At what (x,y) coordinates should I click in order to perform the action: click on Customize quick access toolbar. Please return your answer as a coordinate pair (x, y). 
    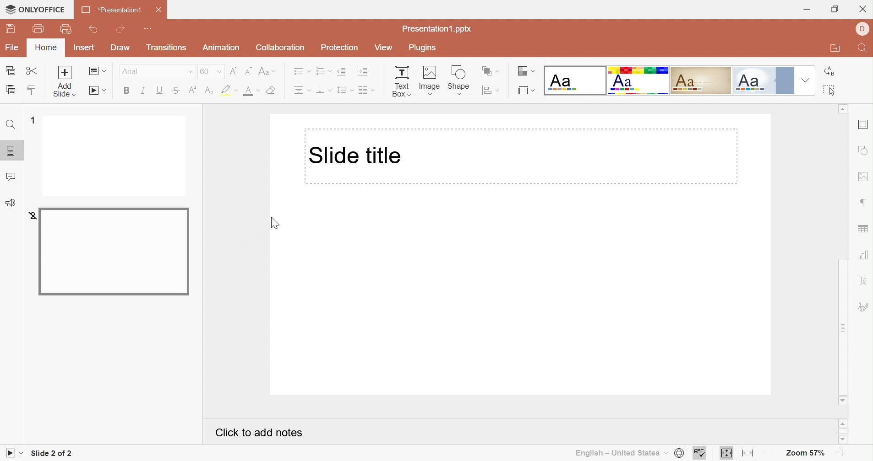
    Looking at the image, I should click on (148, 29).